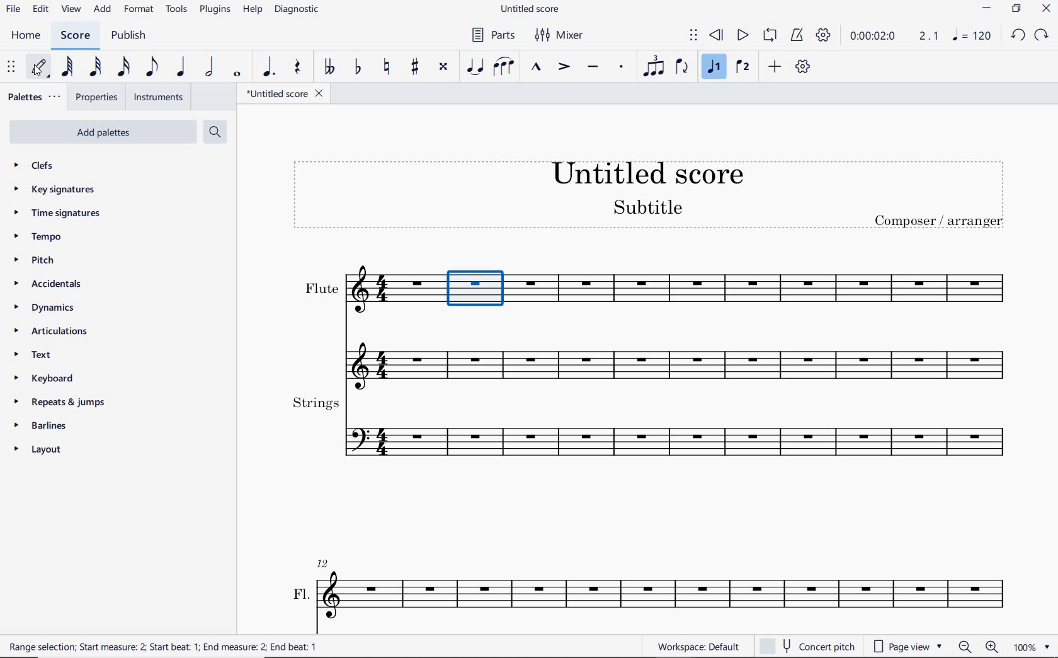 Image resolution: width=1058 pixels, height=658 pixels. I want to click on file, so click(12, 9).